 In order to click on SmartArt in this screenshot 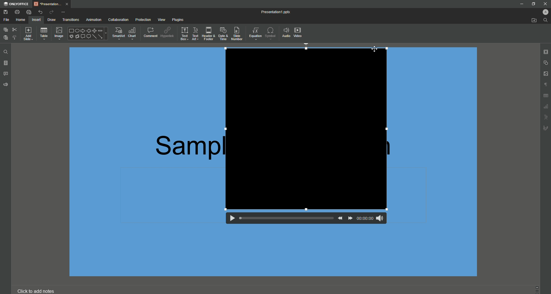, I will do `click(118, 33)`.